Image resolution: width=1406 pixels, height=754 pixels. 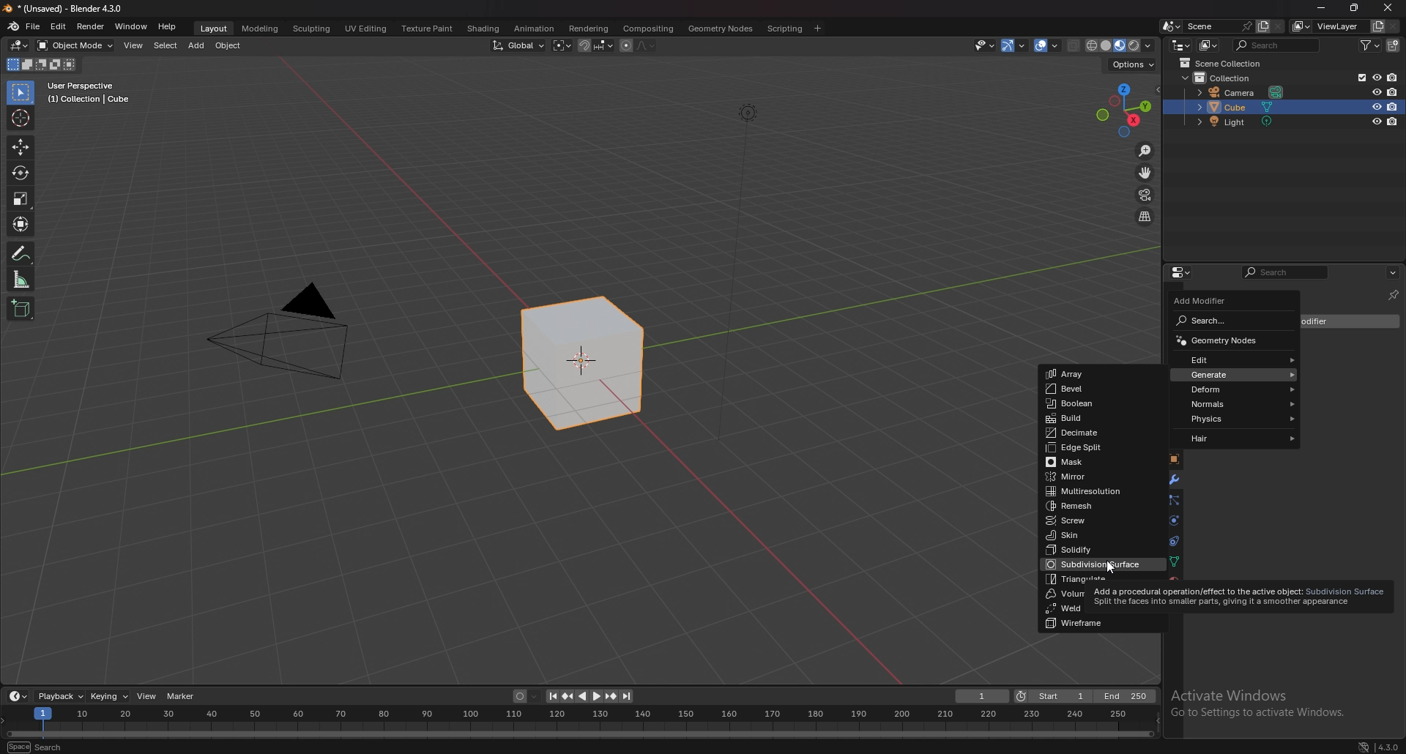 What do you see at coordinates (1262, 26) in the screenshot?
I see `add scene` at bounding box center [1262, 26].